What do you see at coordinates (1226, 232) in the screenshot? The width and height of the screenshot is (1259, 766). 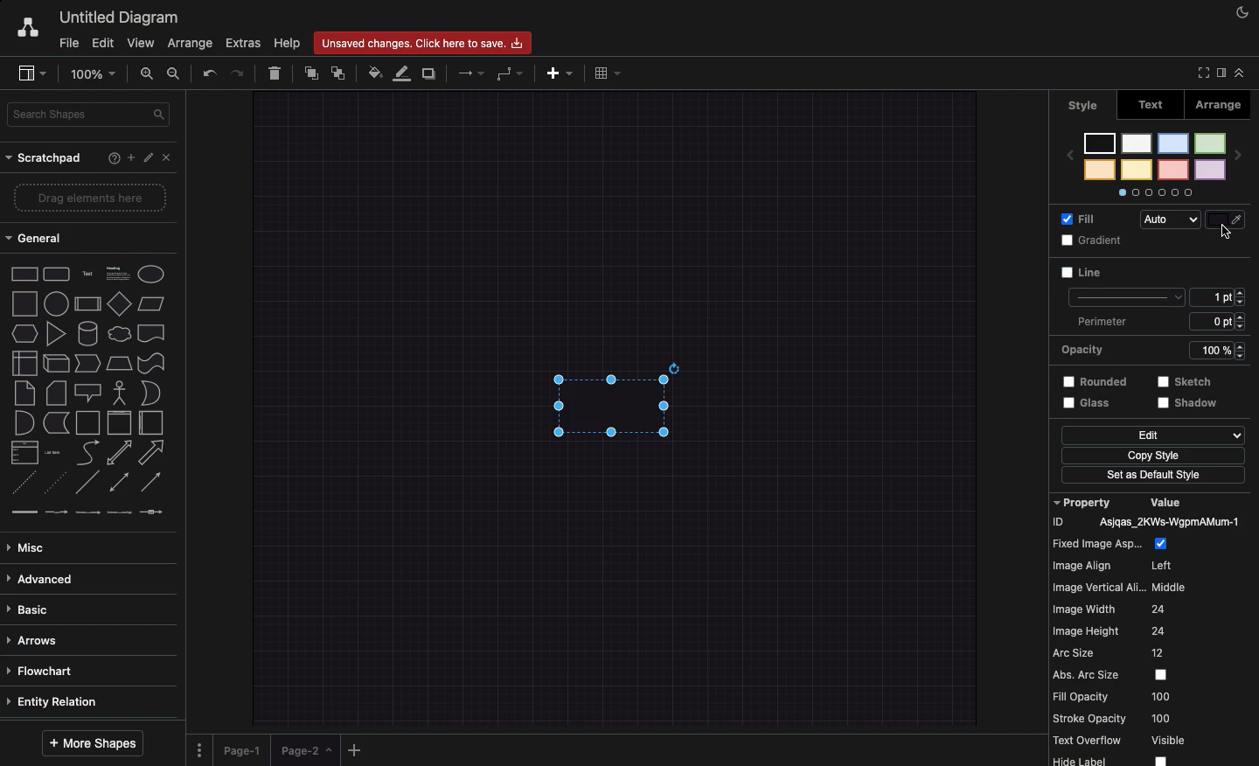 I see `Cursor` at bounding box center [1226, 232].